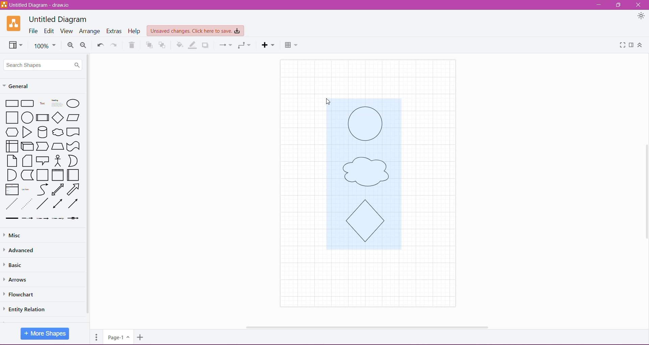 Image resolution: width=649 pixels, height=345 pixels. I want to click on Pages, so click(95, 336).